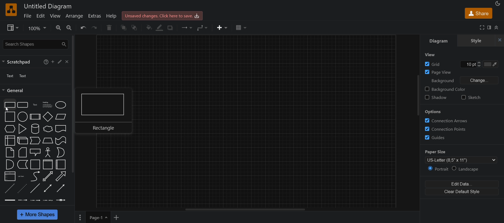  Describe the element at coordinates (123, 27) in the screenshot. I see `to front` at that location.